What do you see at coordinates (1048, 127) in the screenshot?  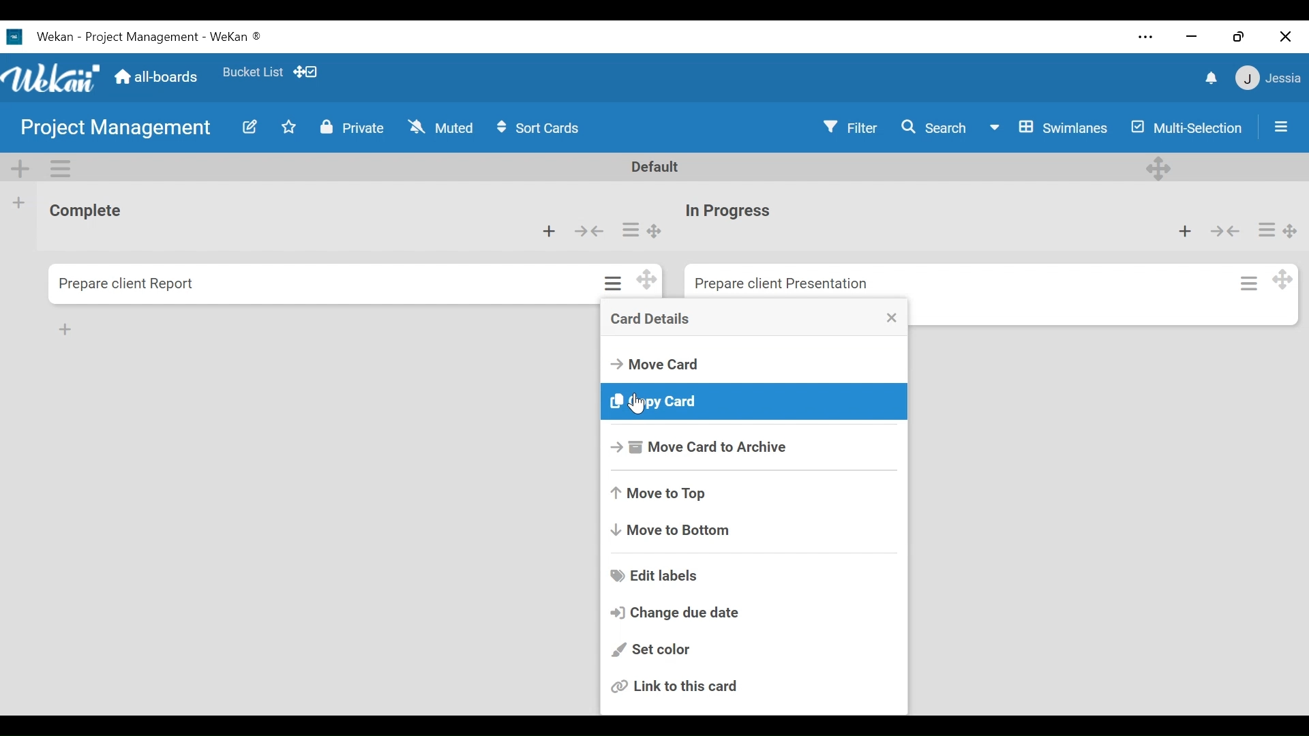 I see `Board View` at bounding box center [1048, 127].